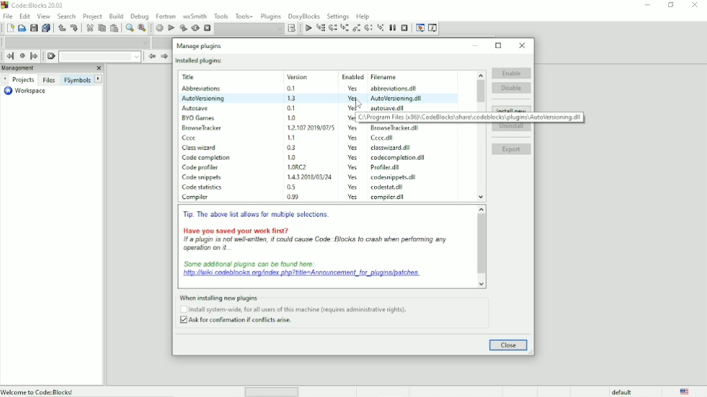 Image resolution: width=707 pixels, height=397 pixels. I want to click on Ask for confirmation if conflicts arise., so click(239, 321).